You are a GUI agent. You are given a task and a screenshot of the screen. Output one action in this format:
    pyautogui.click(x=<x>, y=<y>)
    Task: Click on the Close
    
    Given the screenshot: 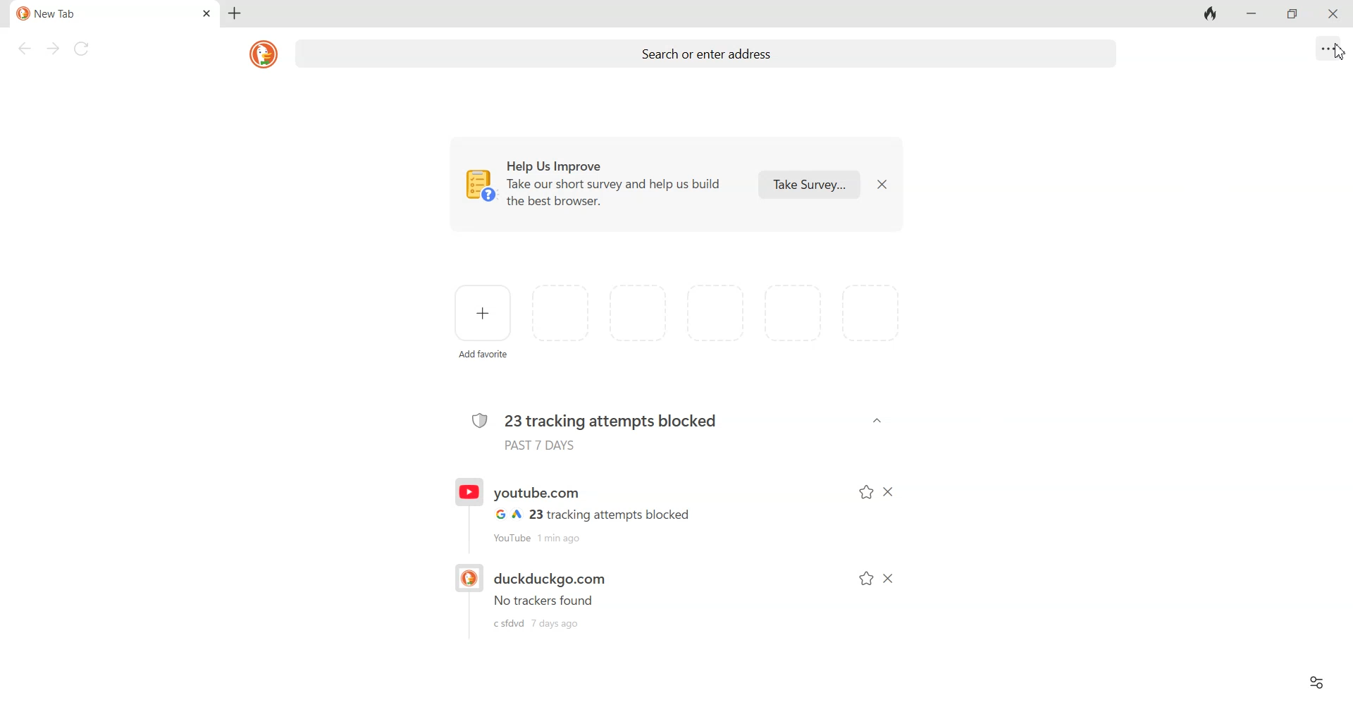 What is the action you would take?
    pyautogui.click(x=1330, y=14)
    